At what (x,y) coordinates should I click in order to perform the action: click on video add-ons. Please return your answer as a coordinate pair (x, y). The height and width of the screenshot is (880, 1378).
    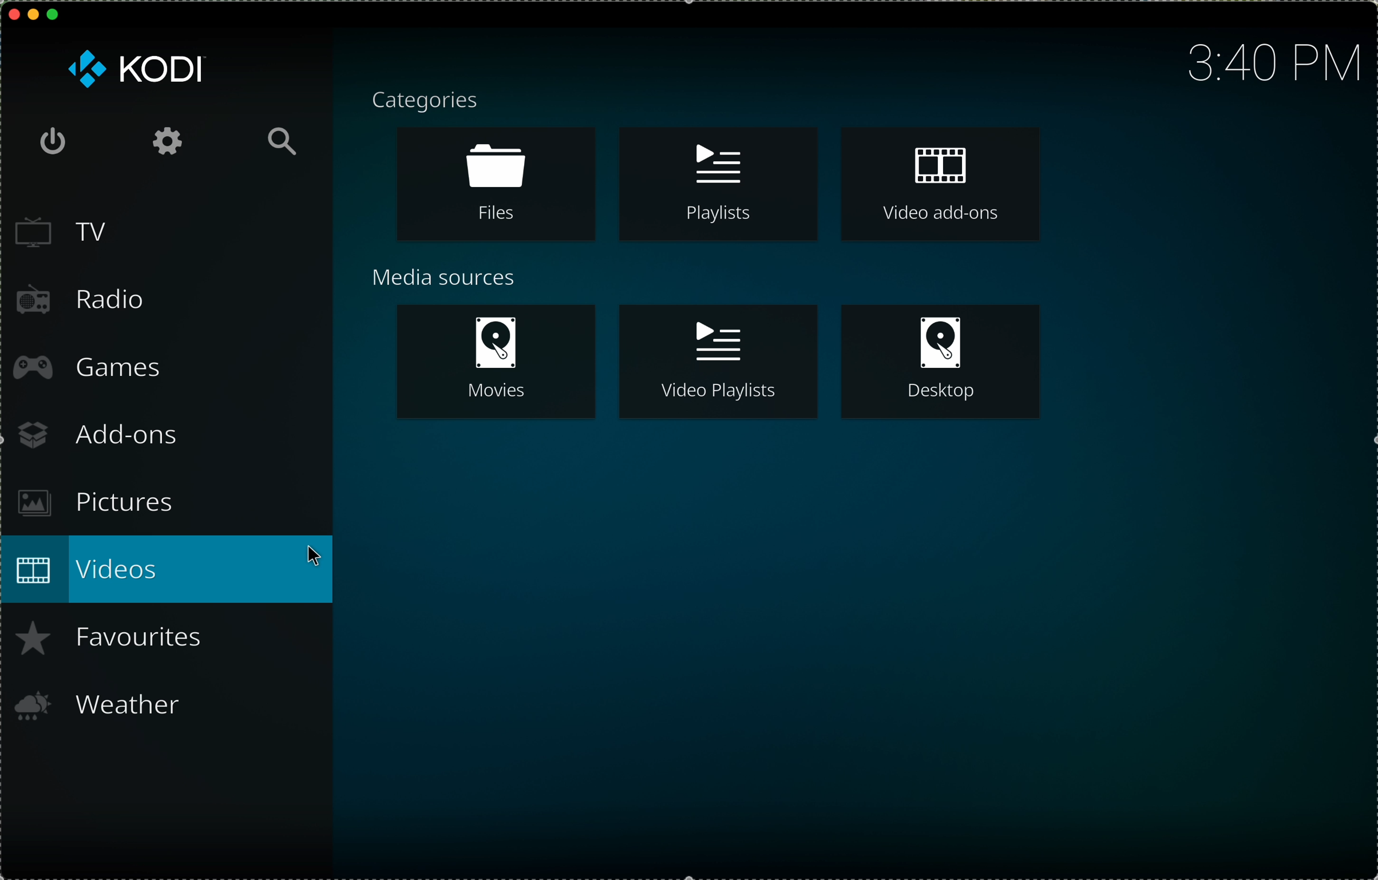
    Looking at the image, I should click on (940, 180).